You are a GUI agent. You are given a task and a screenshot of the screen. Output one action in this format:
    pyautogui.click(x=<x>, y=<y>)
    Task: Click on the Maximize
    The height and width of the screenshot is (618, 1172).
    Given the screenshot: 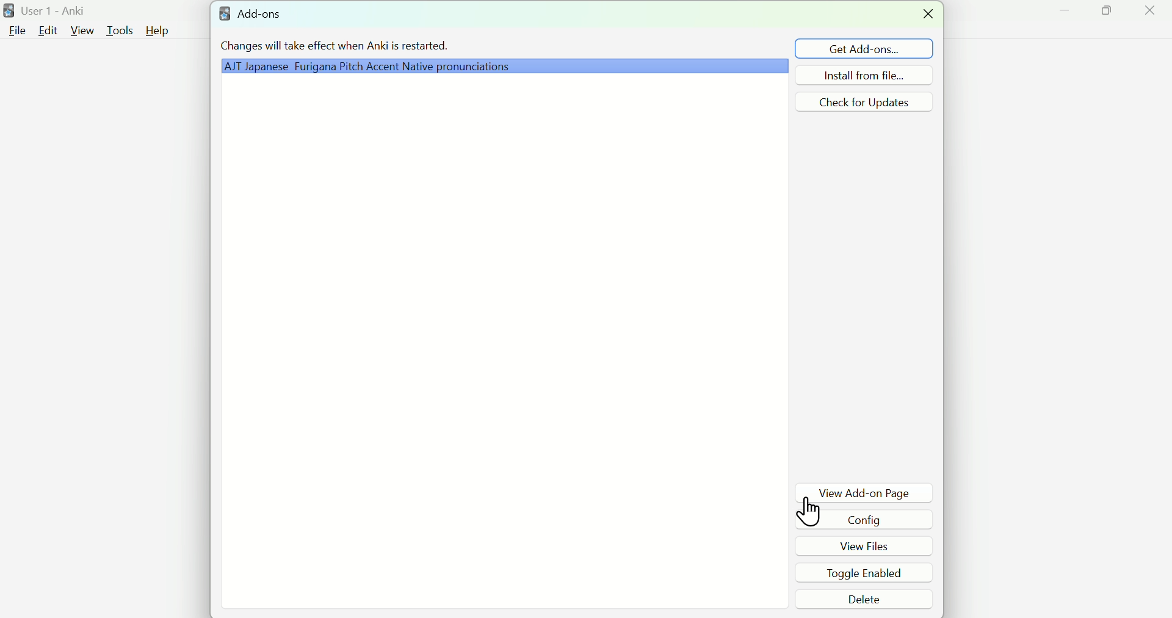 What is the action you would take?
    pyautogui.click(x=1112, y=15)
    